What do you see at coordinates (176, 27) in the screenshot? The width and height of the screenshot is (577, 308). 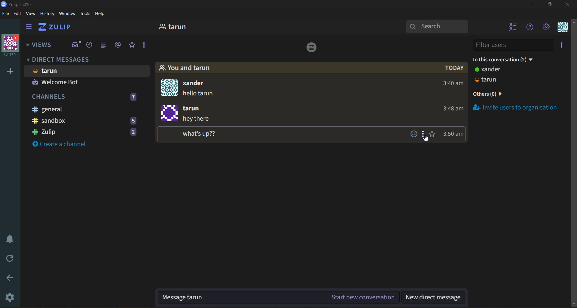 I see `user` at bounding box center [176, 27].